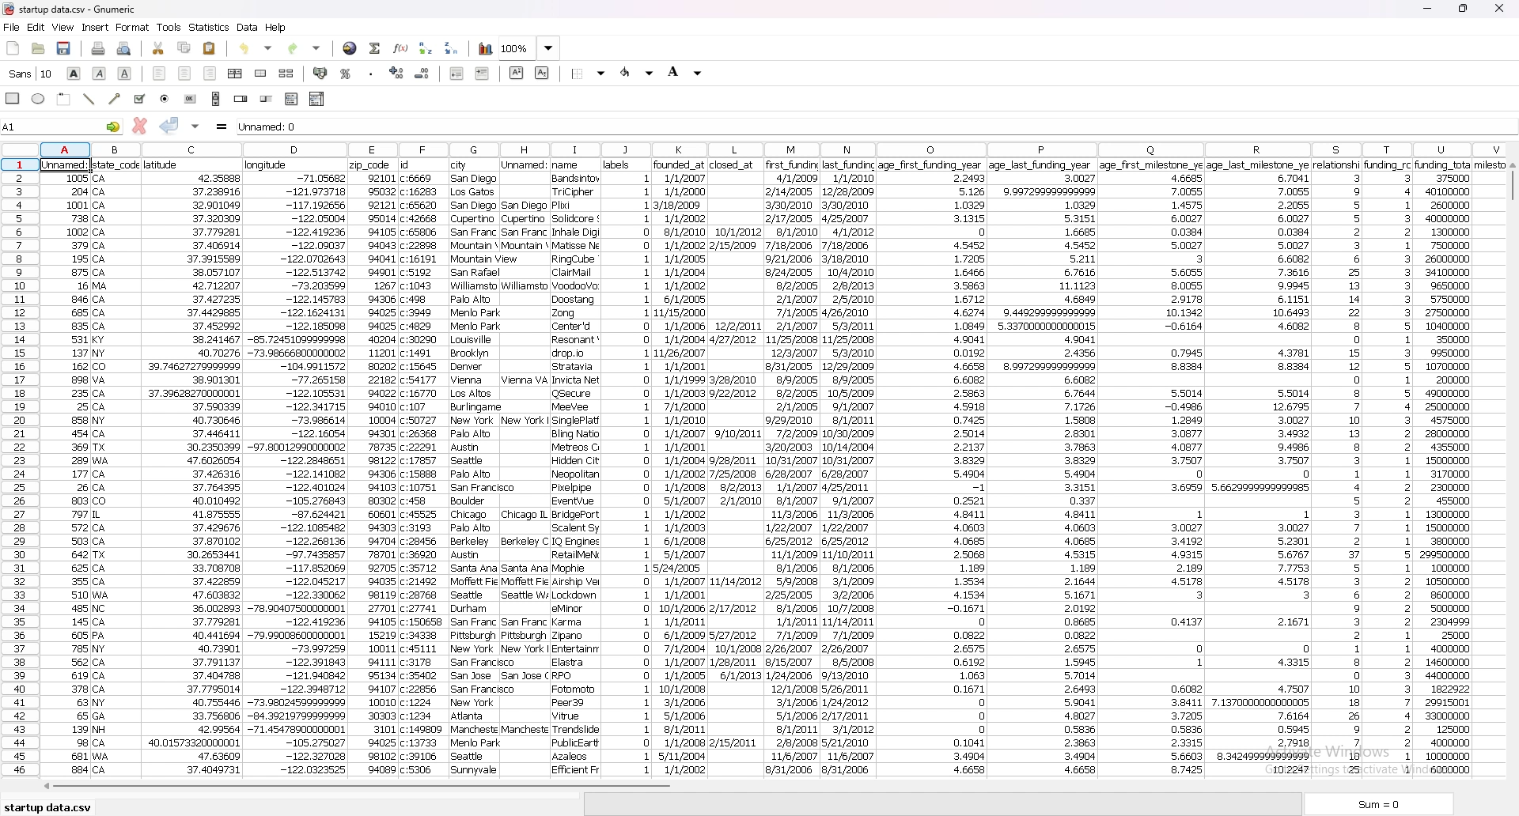 The image size is (1519, 816). Describe the element at coordinates (64, 166) in the screenshot. I see `selected cell` at that location.